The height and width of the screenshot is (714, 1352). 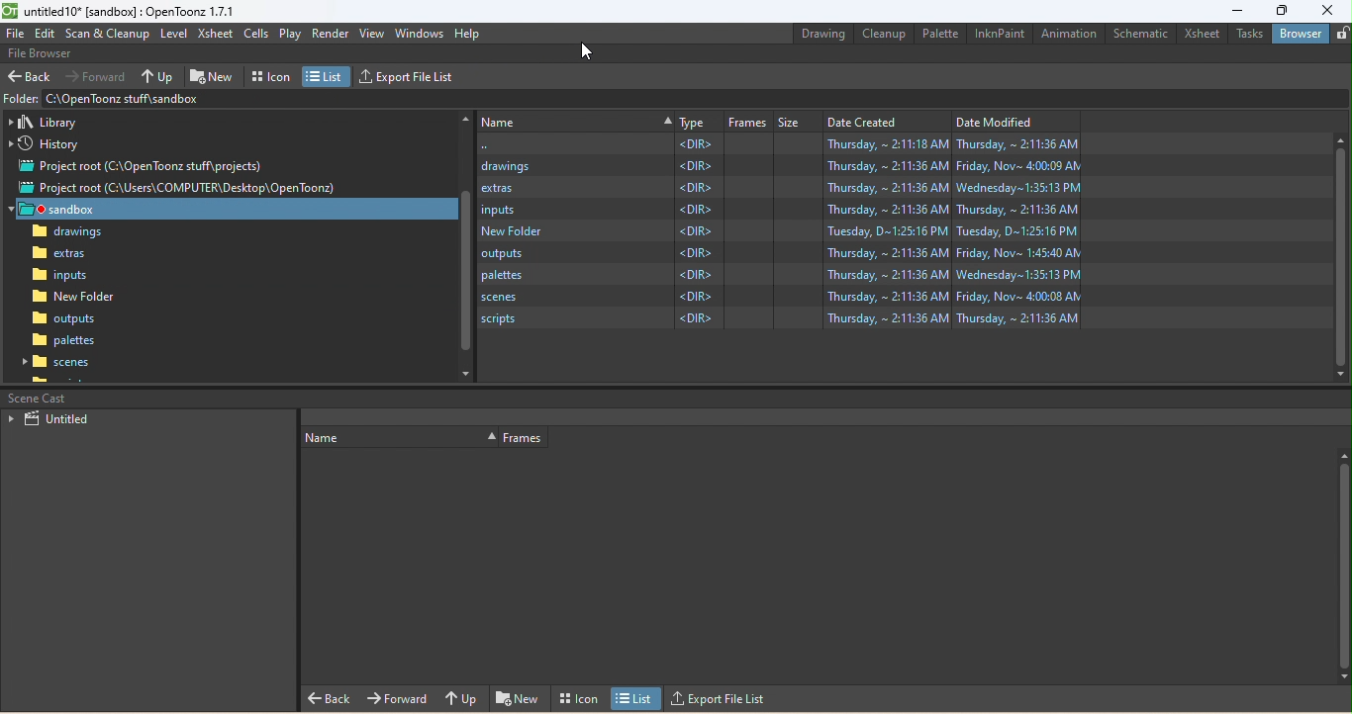 What do you see at coordinates (175, 35) in the screenshot?
I see `Level` at bounding box center [175, 35].